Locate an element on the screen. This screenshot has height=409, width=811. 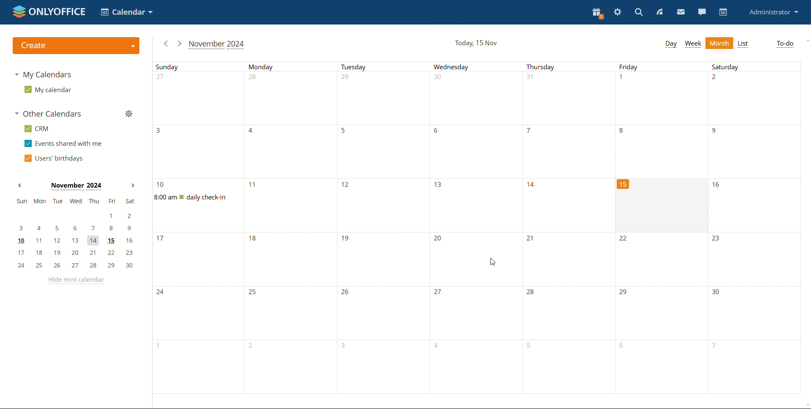
settings is located at coordinates (617, 12).